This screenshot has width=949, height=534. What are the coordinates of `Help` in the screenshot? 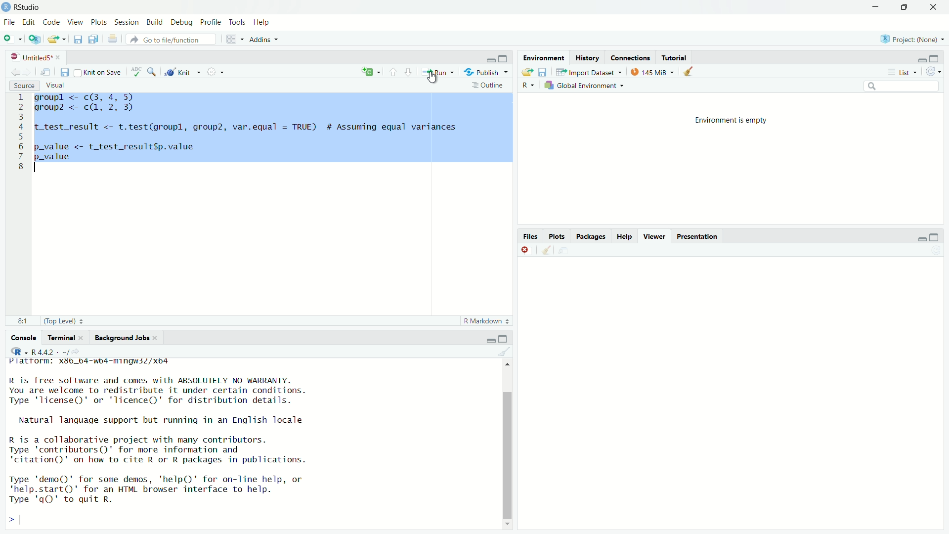 It's located at (262, 21).